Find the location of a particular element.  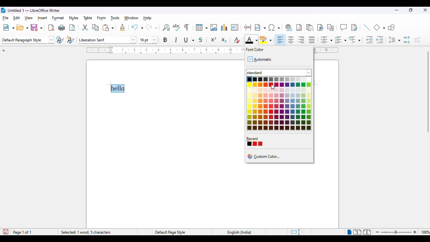

update selected style is located at coordinates (60, 40).